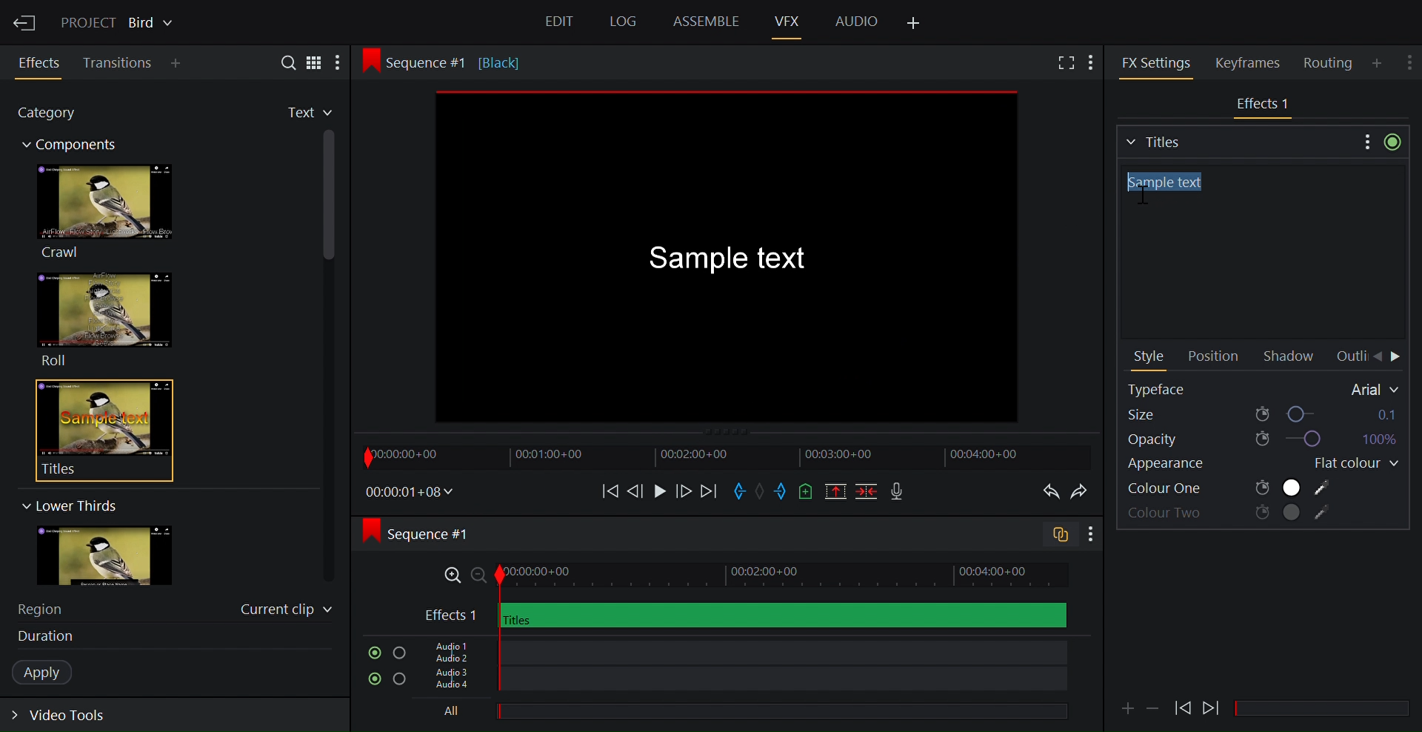 The image size is (1422, 732). I want to click on Add a cue, so click(806, 493).